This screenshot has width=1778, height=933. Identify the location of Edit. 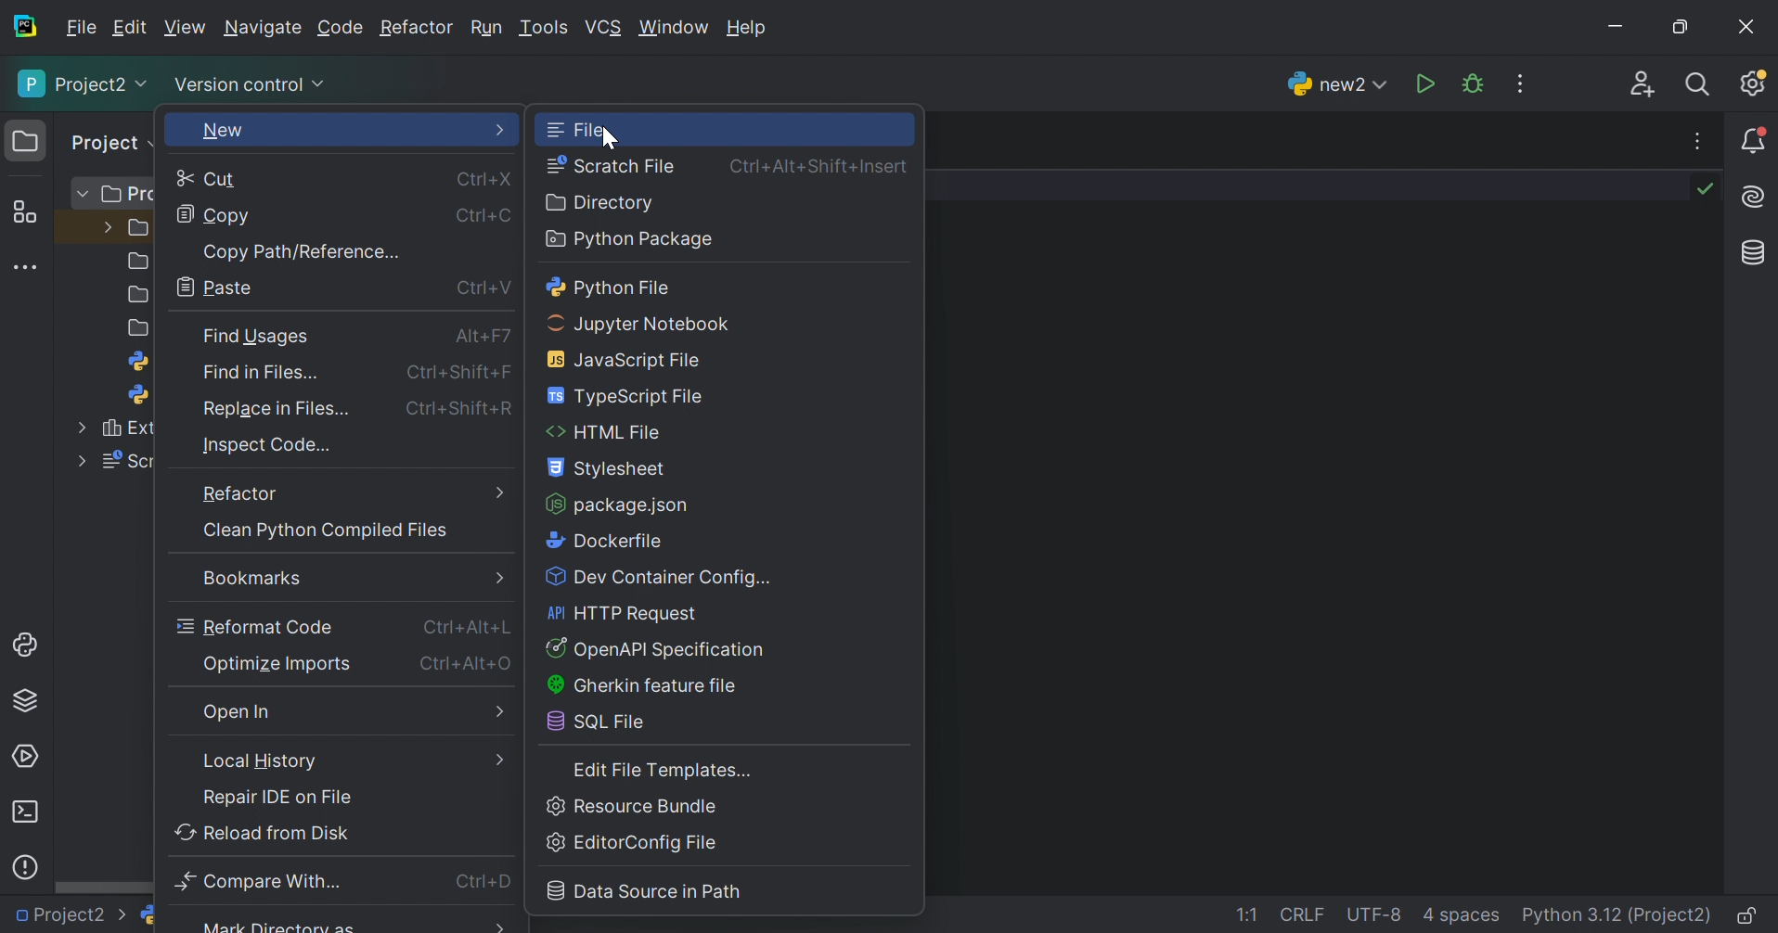
(130, 28).